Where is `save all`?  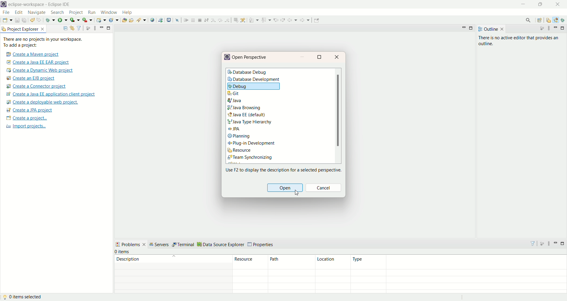 save all is located at coordinates (25, 20).